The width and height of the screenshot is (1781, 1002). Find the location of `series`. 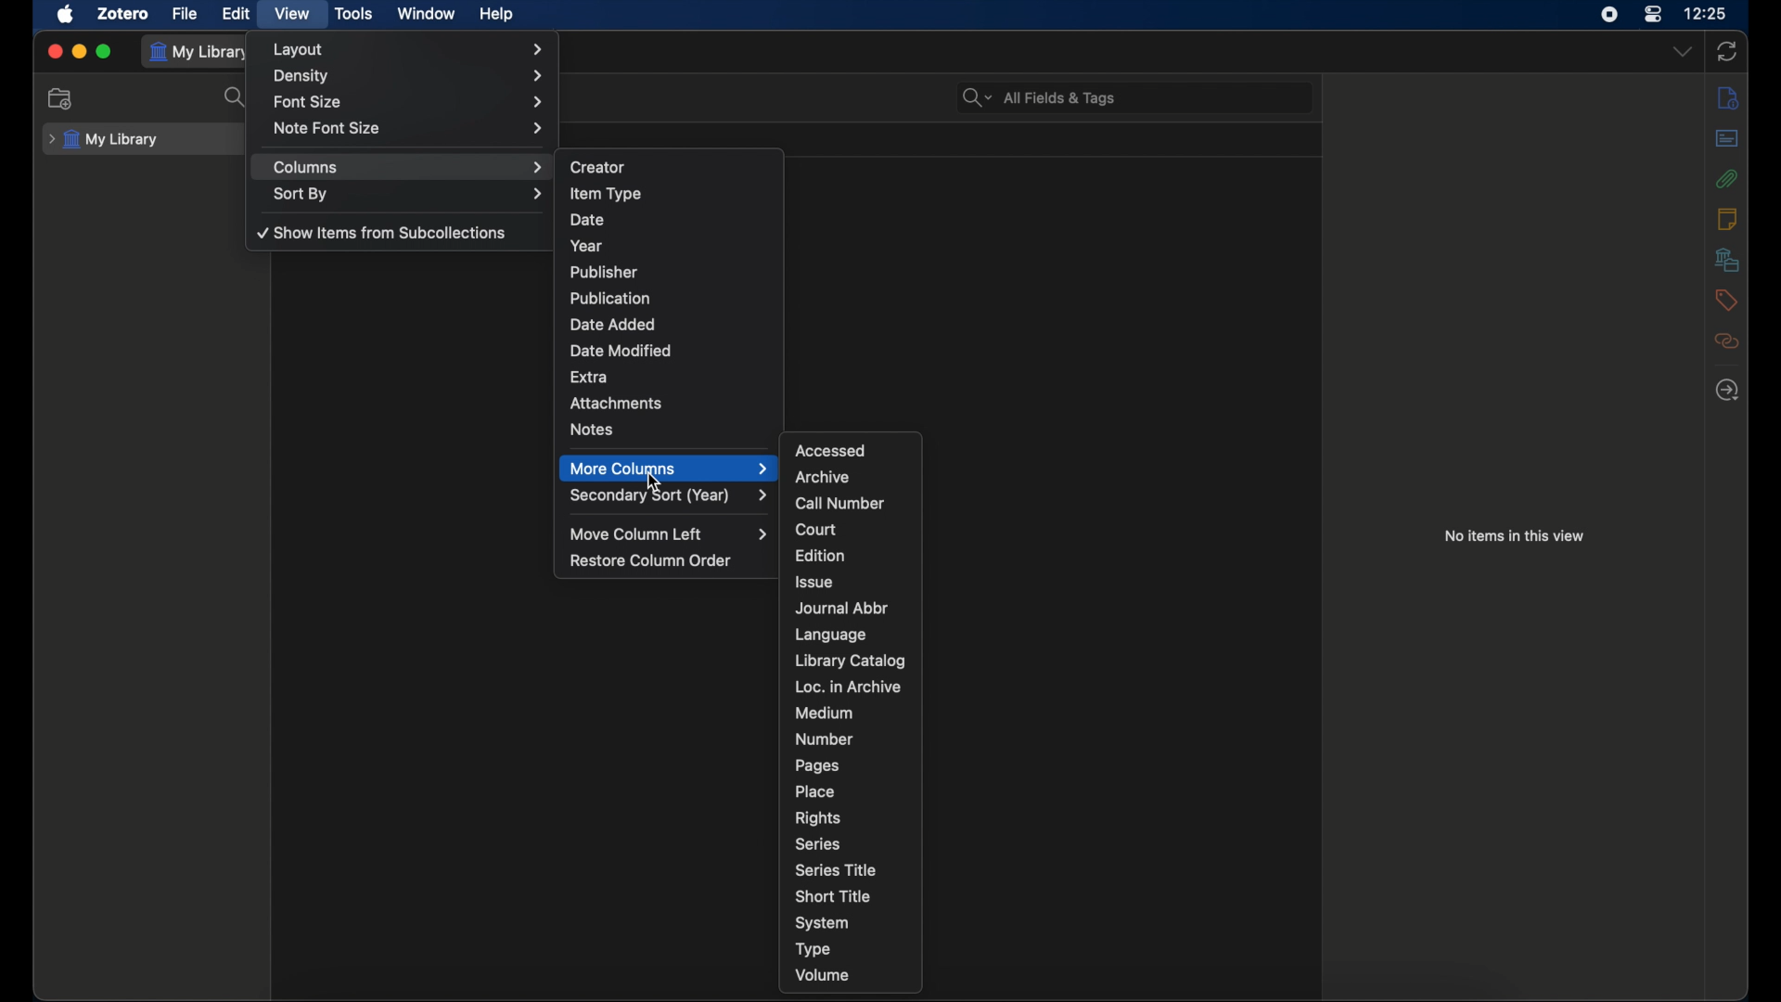

series is located at coordinates (817, 844).